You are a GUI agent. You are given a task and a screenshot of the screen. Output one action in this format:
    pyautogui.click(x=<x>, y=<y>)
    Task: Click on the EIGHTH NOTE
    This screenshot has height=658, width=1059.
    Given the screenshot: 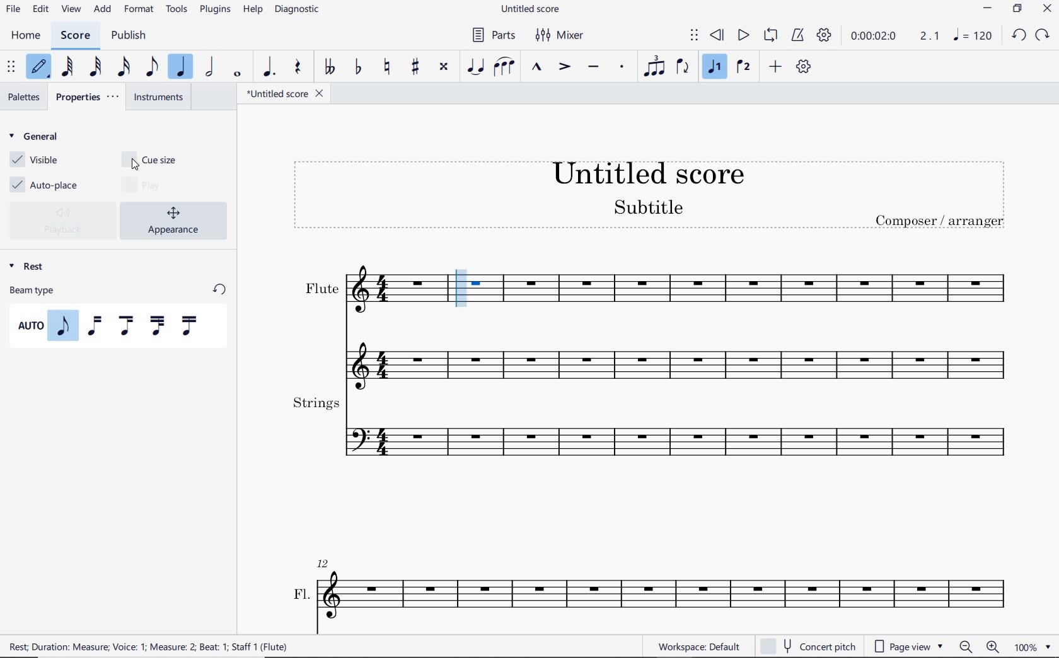 What is the action you would take?
    pyautogui.click(x=151, y=68)
    